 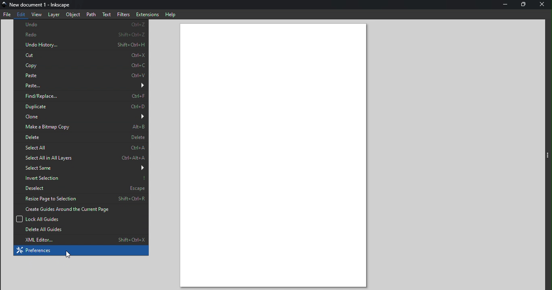 What do you see at coordinates (72, 15) in the screenshot?
I see `Object` at bounding box center [72, 15].